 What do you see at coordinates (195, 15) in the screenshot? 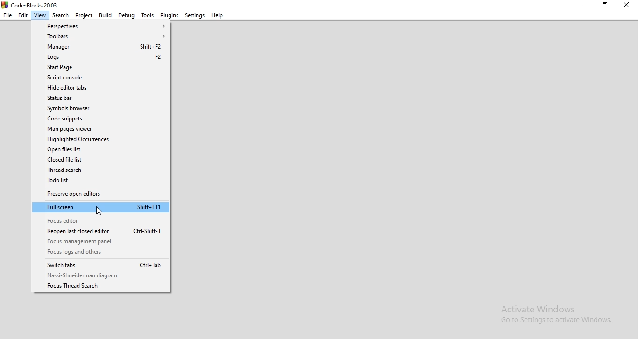
I see `Settings ` at bounding box center [195, 15].